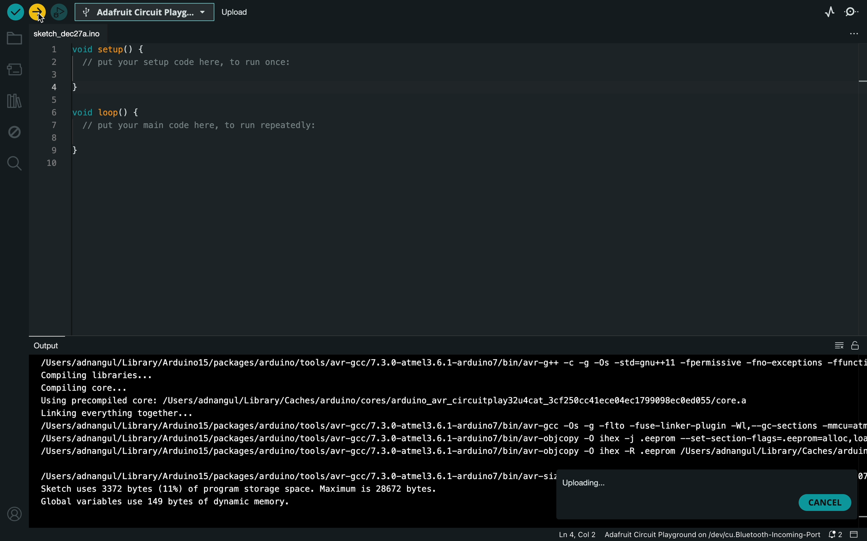 The width and height of the screenshot is (867, 541). I want to click on board selecter, so click(144, 14).